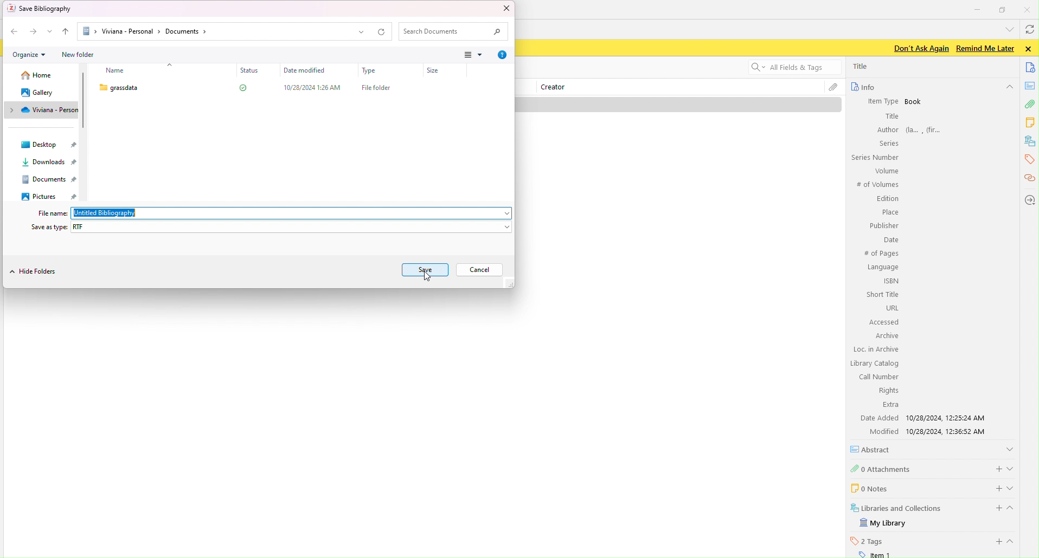  I want to click on Hide Folders, so click(36, 272).